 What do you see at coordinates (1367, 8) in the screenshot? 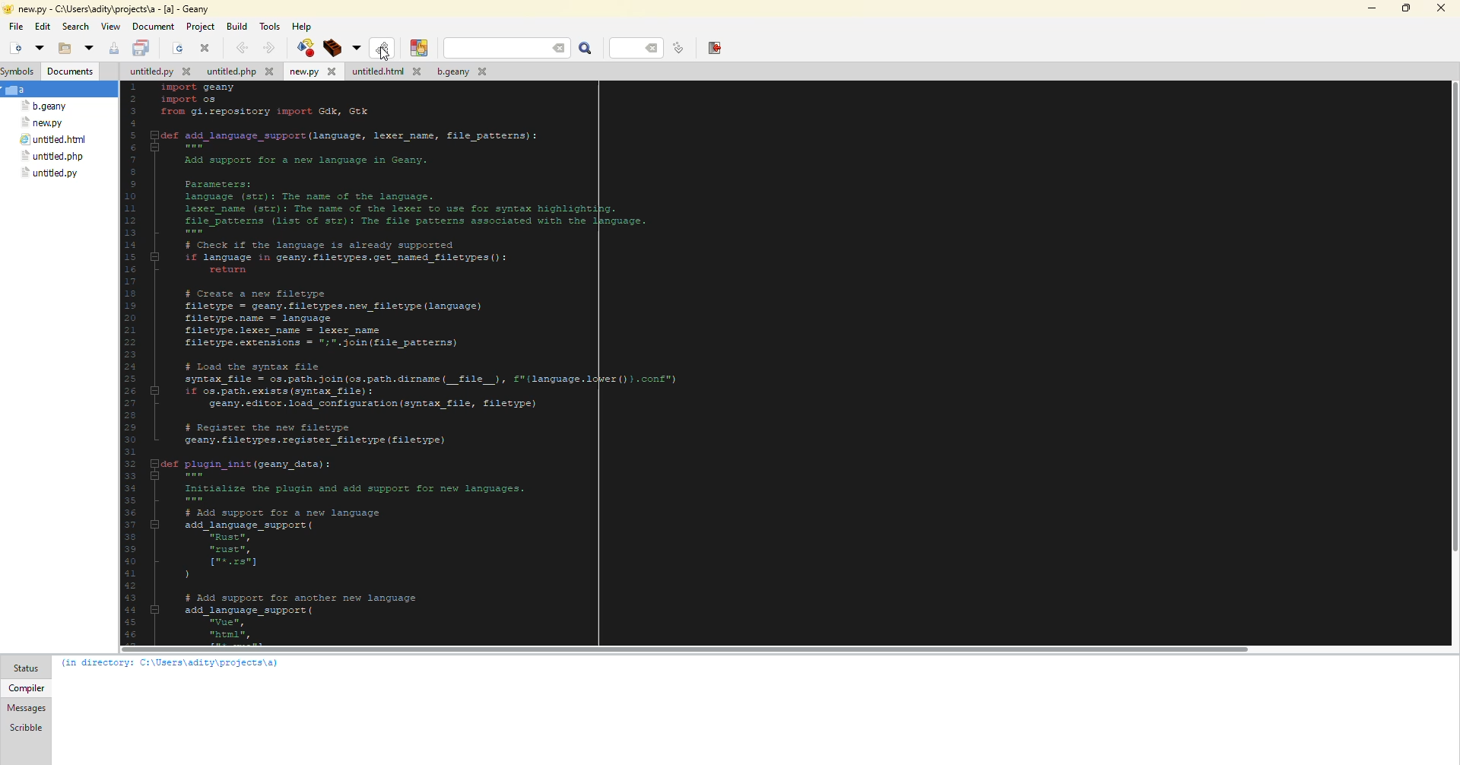
I see `minimize` at bounding box center [1367, 8].